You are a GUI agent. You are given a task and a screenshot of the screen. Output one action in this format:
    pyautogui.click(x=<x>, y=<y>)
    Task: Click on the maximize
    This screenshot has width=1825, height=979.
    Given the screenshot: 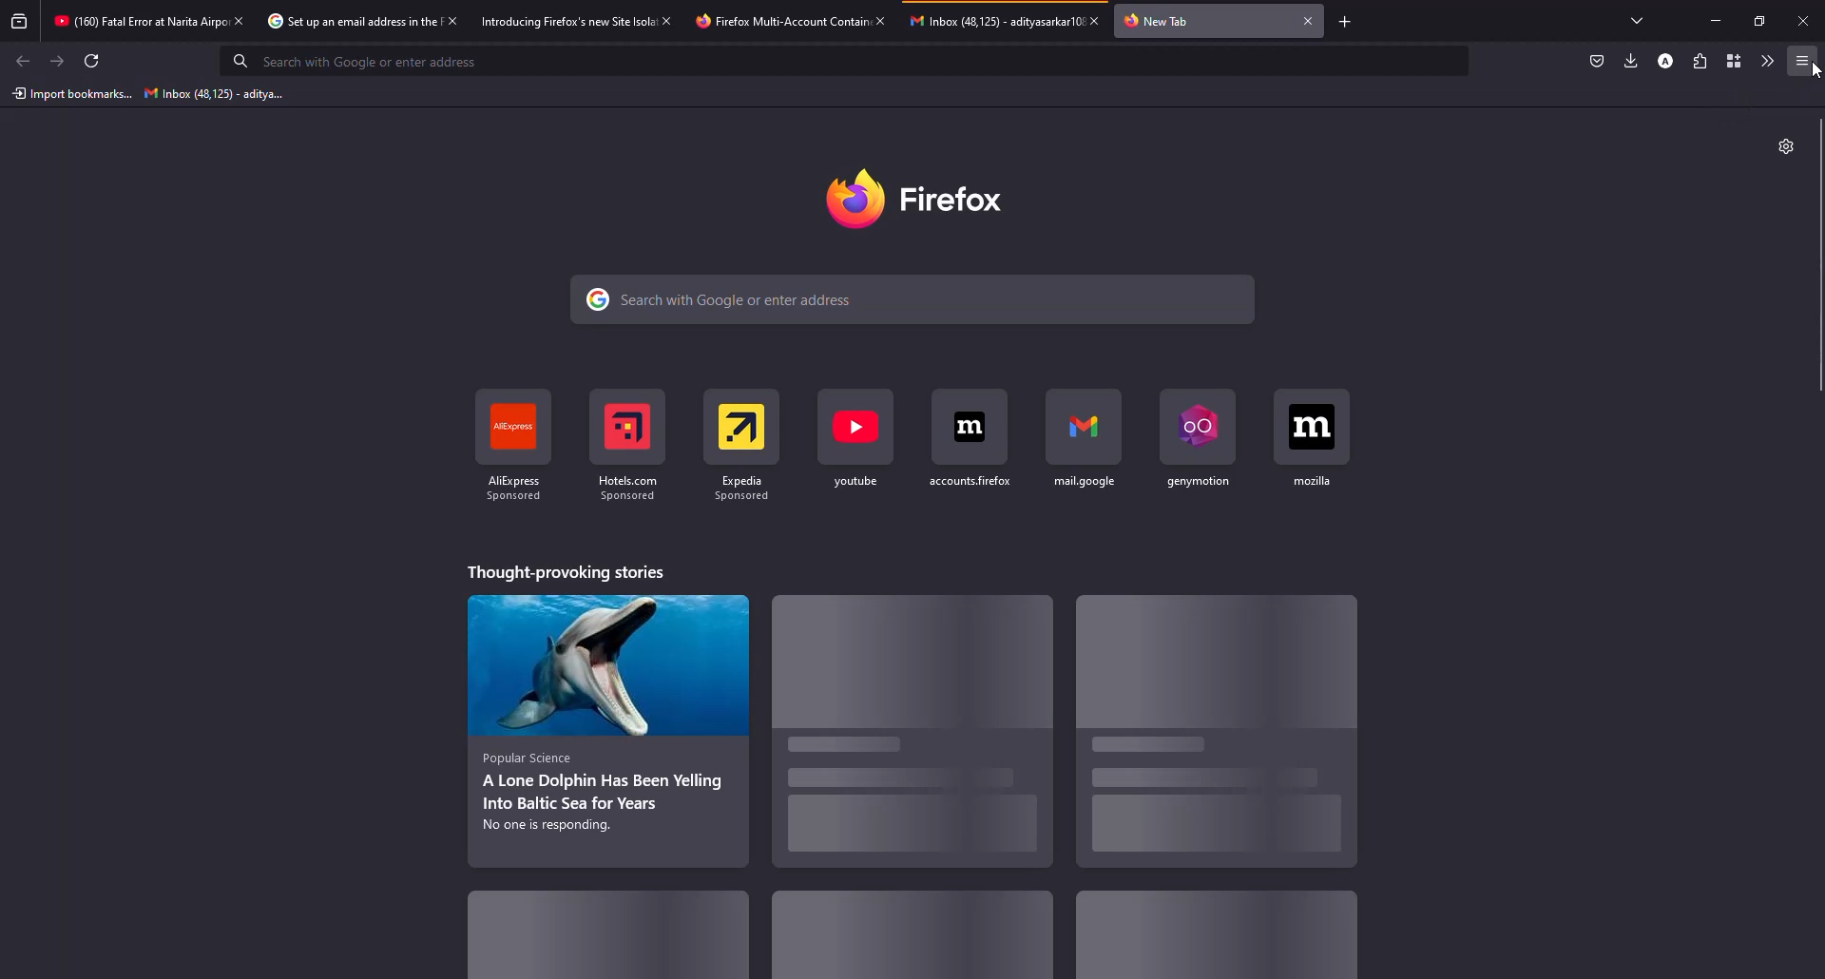 What is the action you would take?
    pyautogui.click(x=1755, y=21)
    